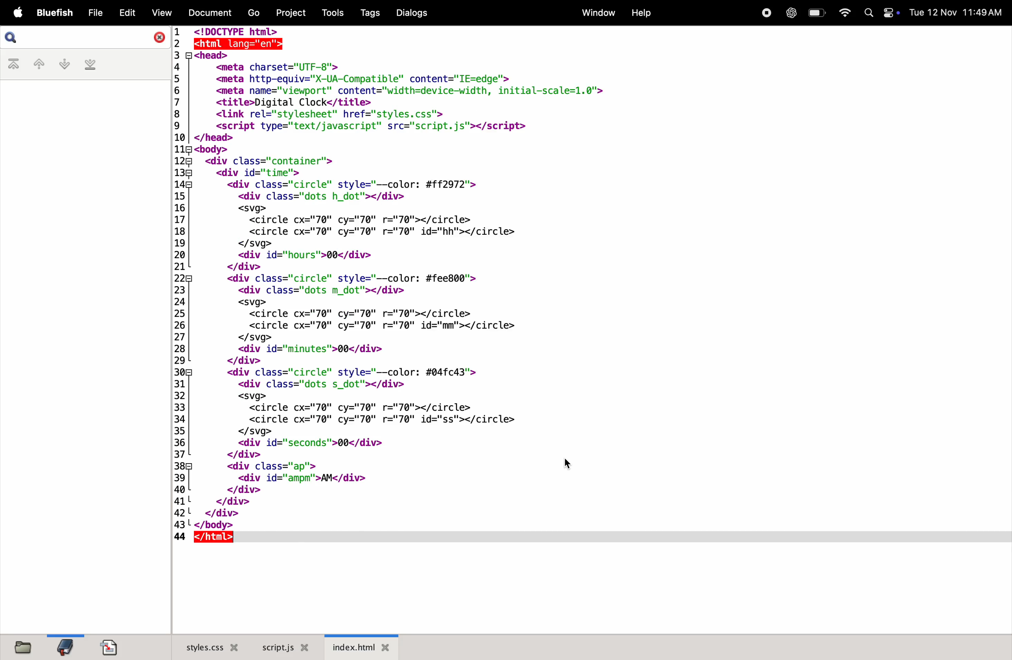  What do you see at coordinates (15, 65) in the screenshot?
I see `first bookmark` at bounding box center [15, 65].